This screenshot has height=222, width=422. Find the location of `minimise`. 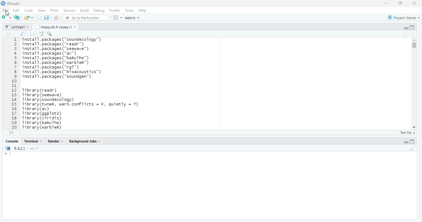

minimise is located at coordinates (387, 3).